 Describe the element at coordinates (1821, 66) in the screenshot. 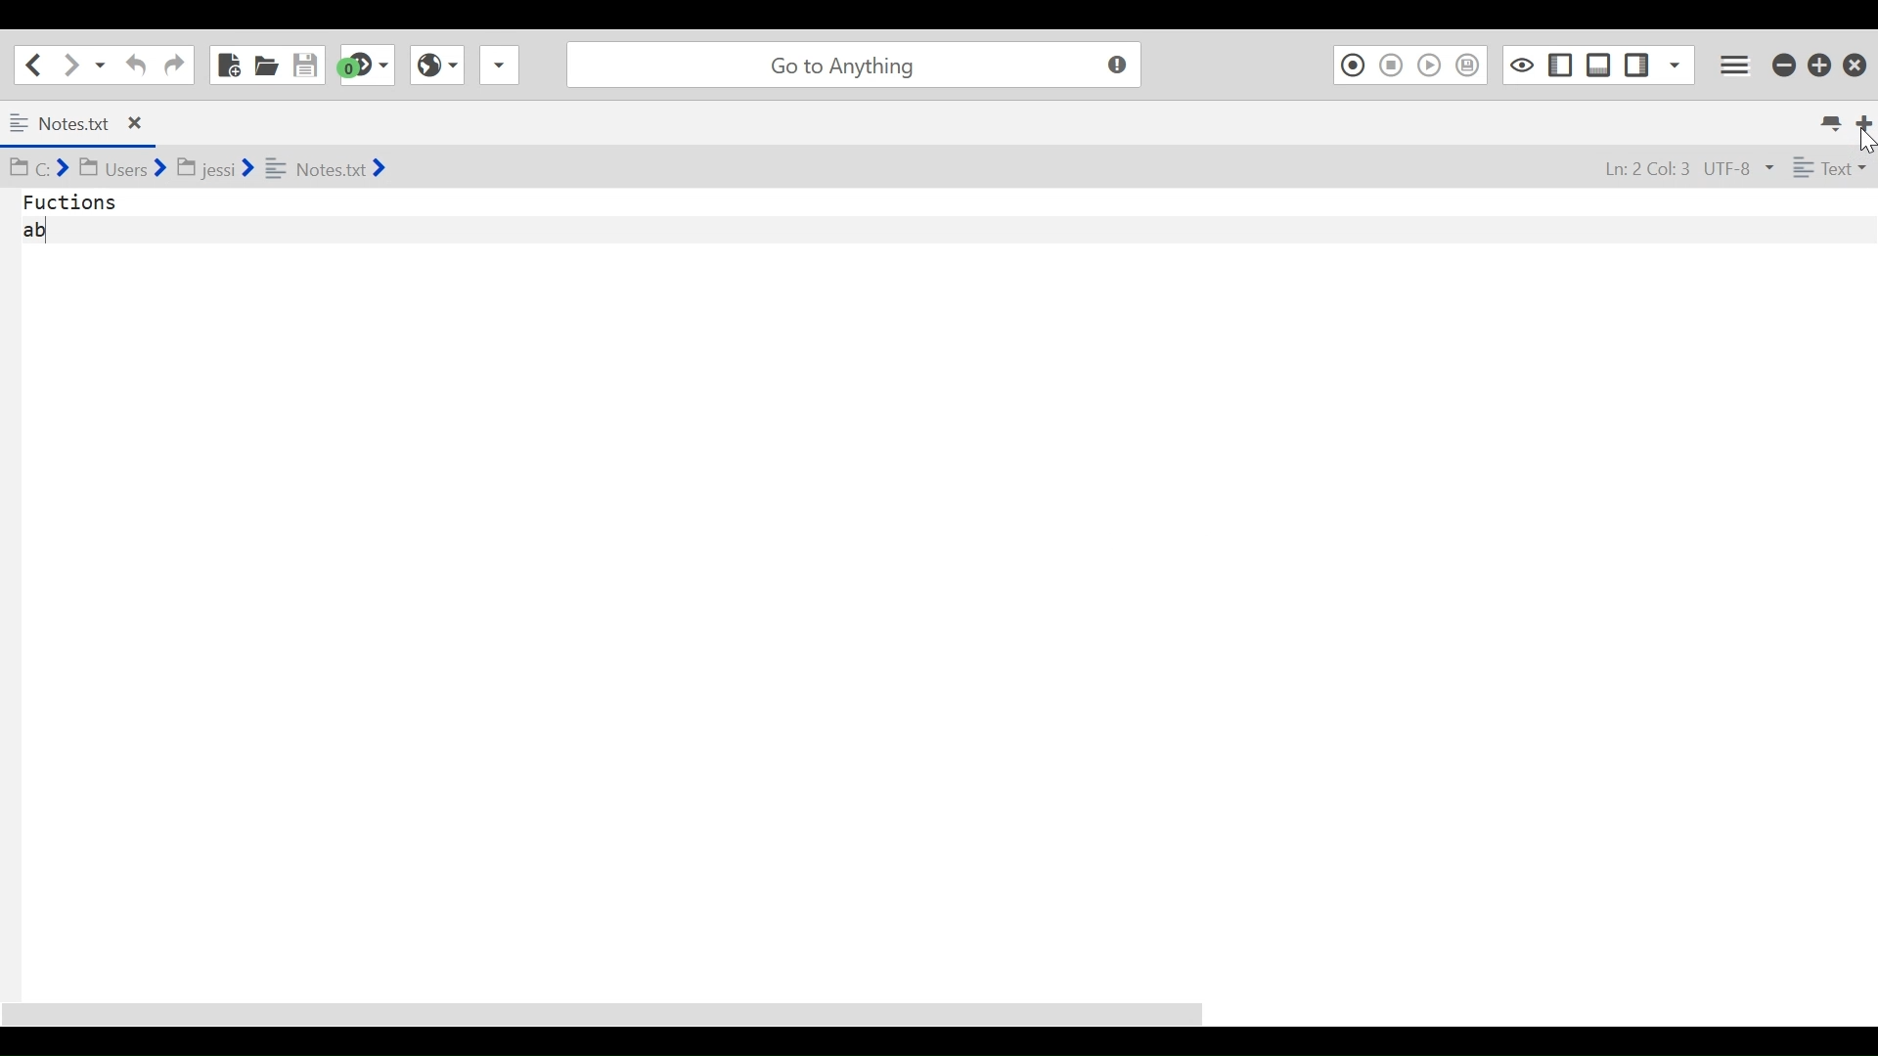

I see `Restore` at that location.